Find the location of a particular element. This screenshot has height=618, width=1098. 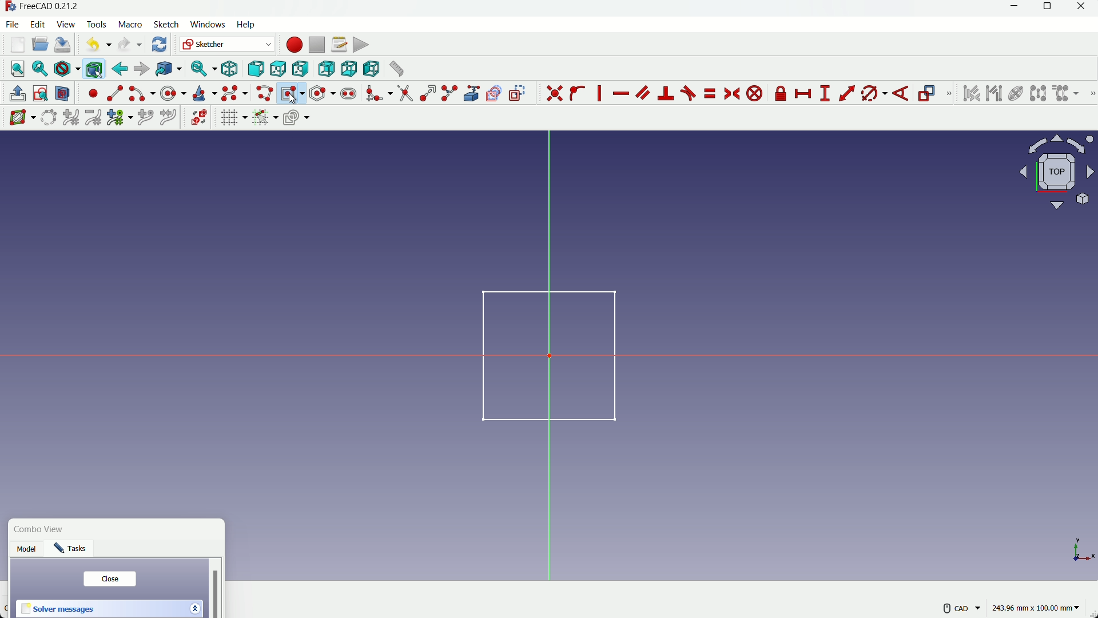

select associated geometry is located at coordinates (994, 94).